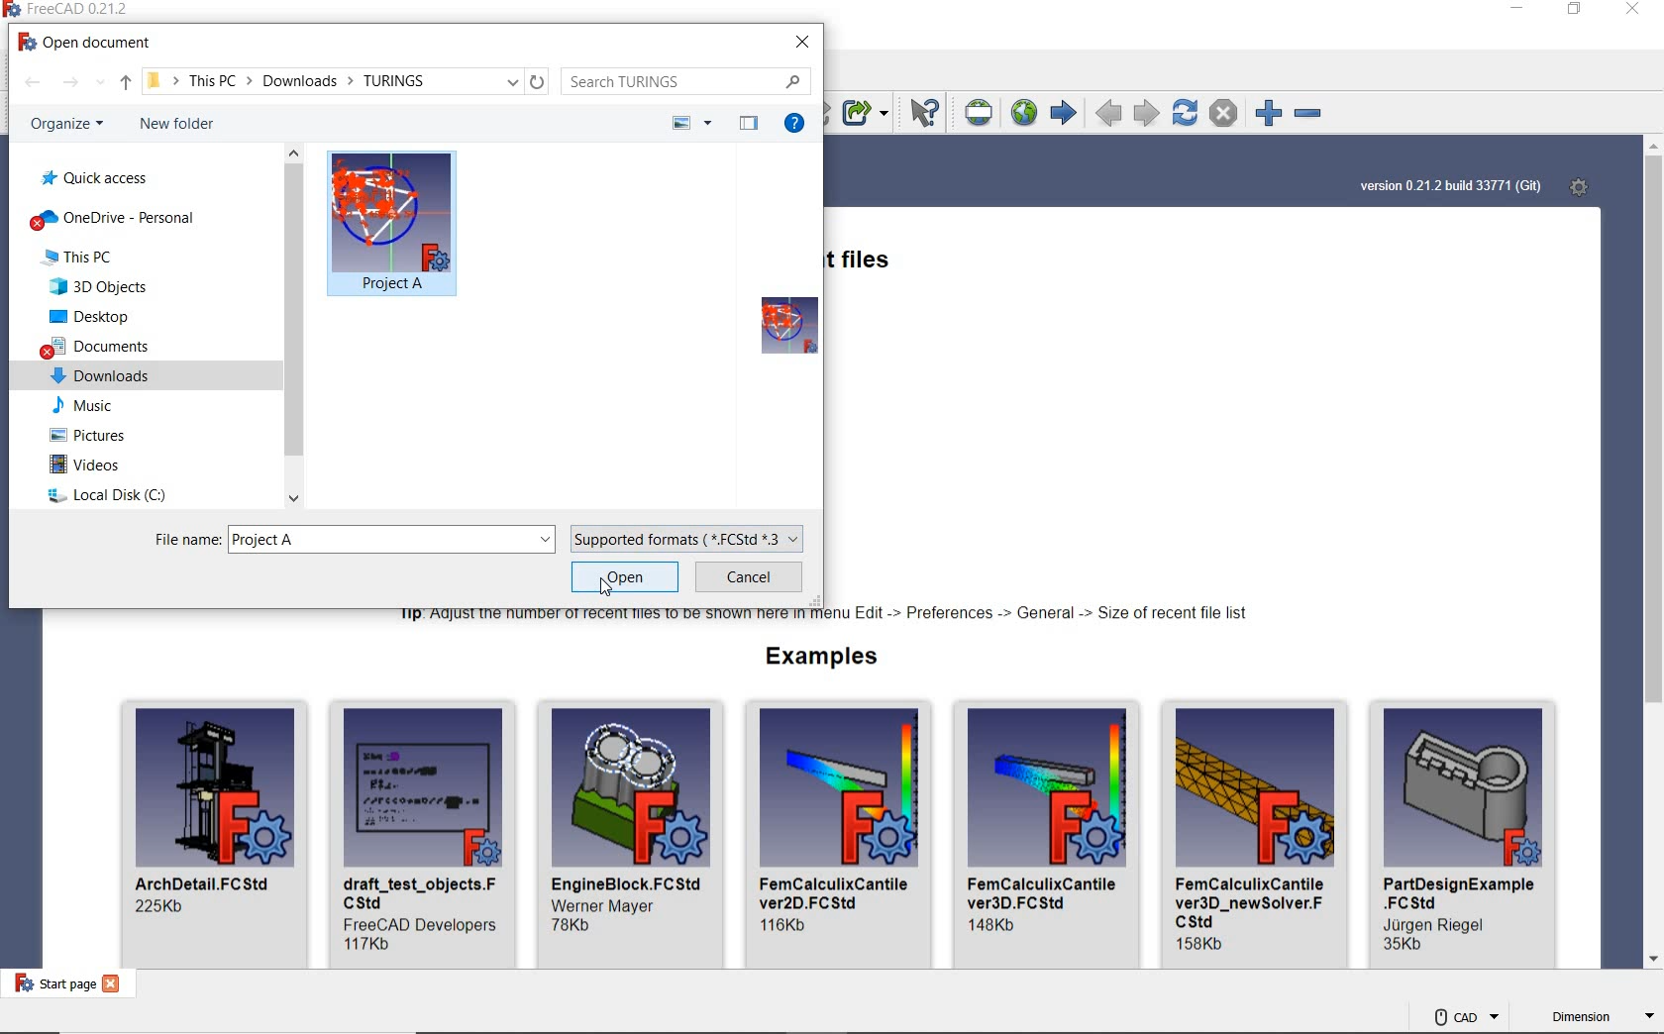  What do you see at coordinates (626, 576) in the screenshot?
I see `OPEN` at bounding box center [626, 576].